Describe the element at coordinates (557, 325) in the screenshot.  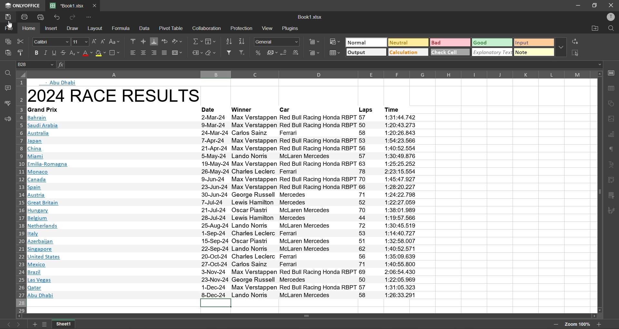
I see `zoom out` at that location.